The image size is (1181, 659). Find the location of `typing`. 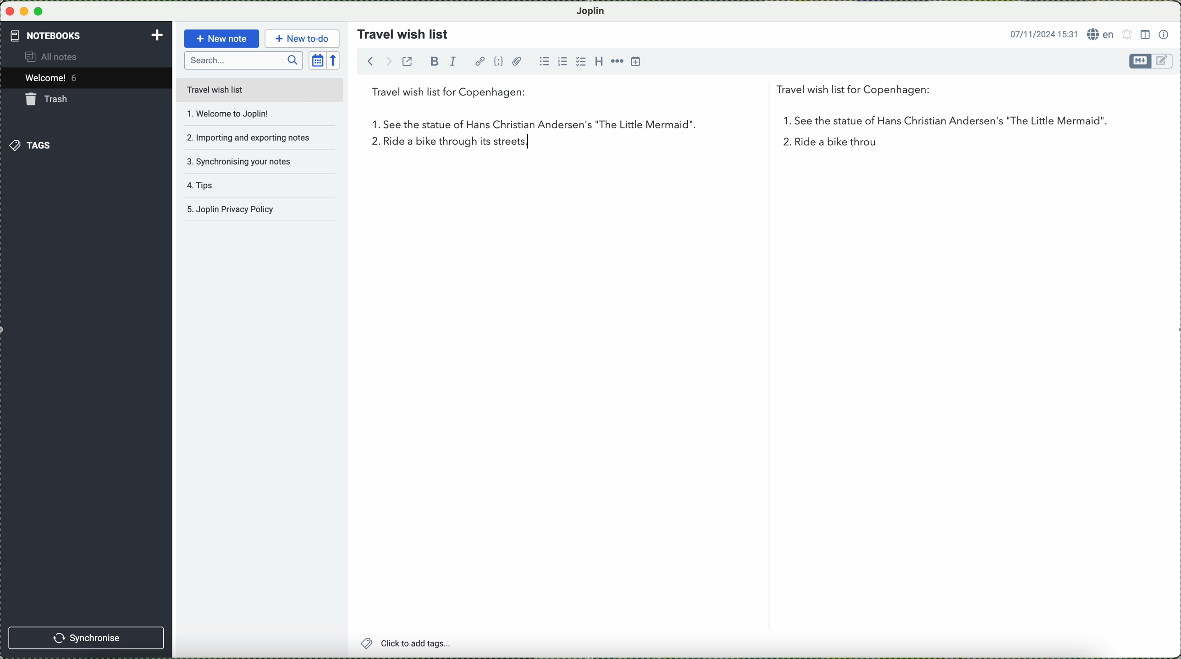

typing is located at coordinates (530, 141).